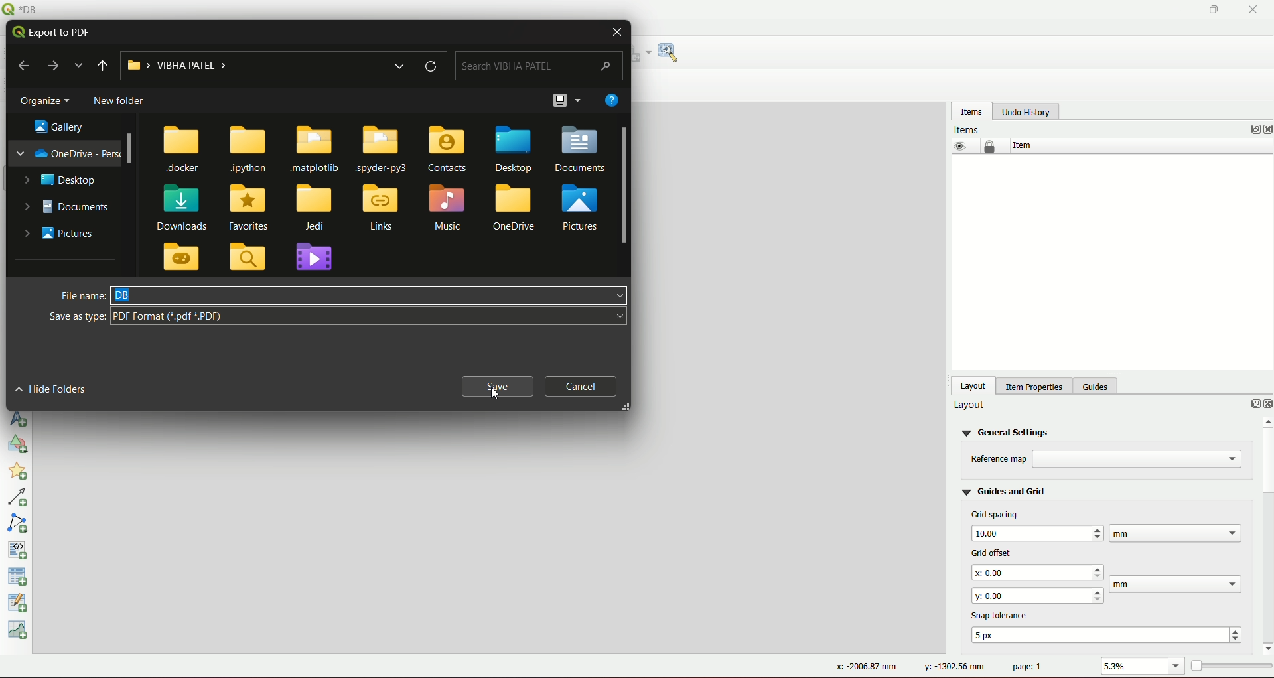  Describe the element at coordinates (183, 149) in the screenshot. I see `.docker` at that location.